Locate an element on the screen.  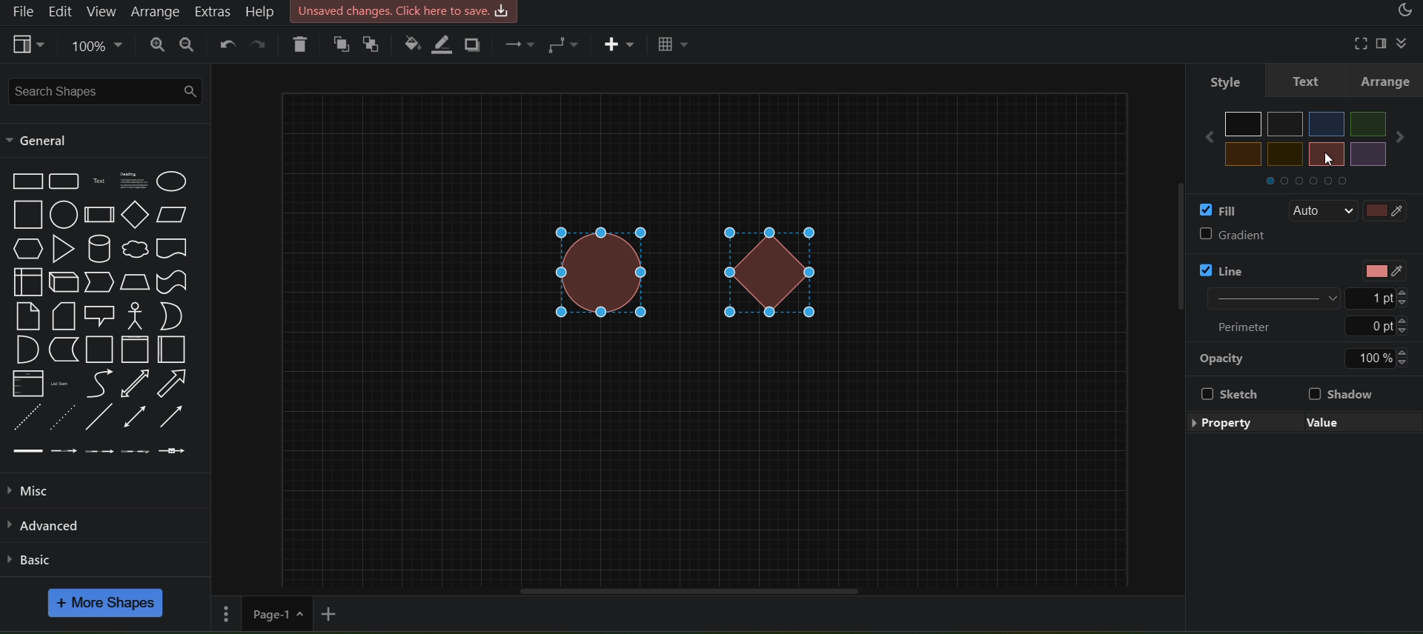
Note is located at coordinates (27, 316).